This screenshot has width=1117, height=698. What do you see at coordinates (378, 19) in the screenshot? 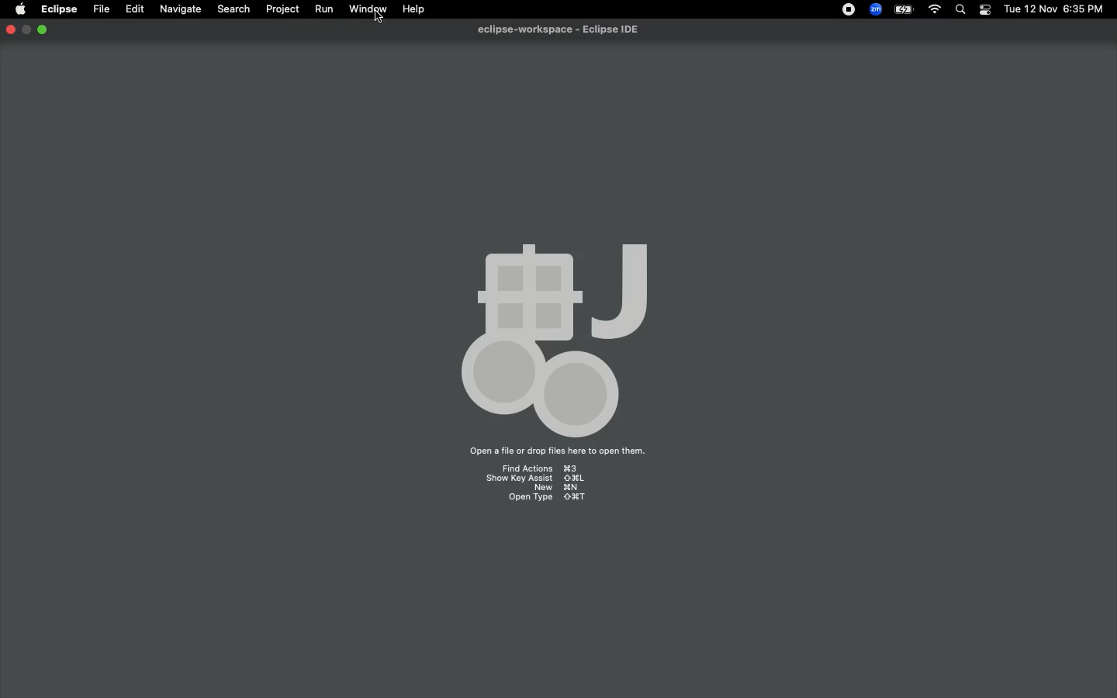
I see `CURSOR` at bounding box center [378, 19].